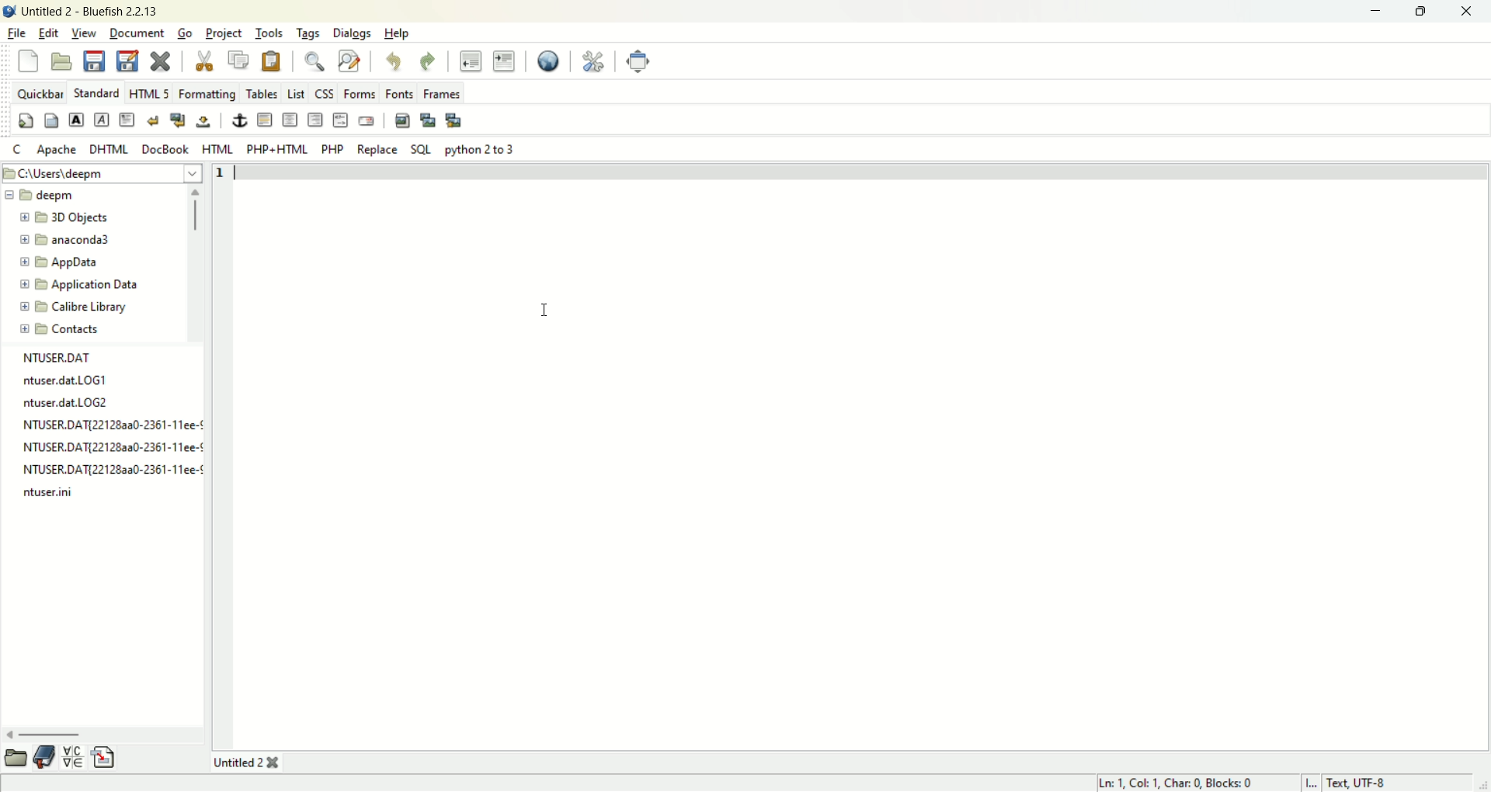  Describe the element at coordinates (455, 120) in the screenshot. I see `MULTI THUMBNAIL` at that location.